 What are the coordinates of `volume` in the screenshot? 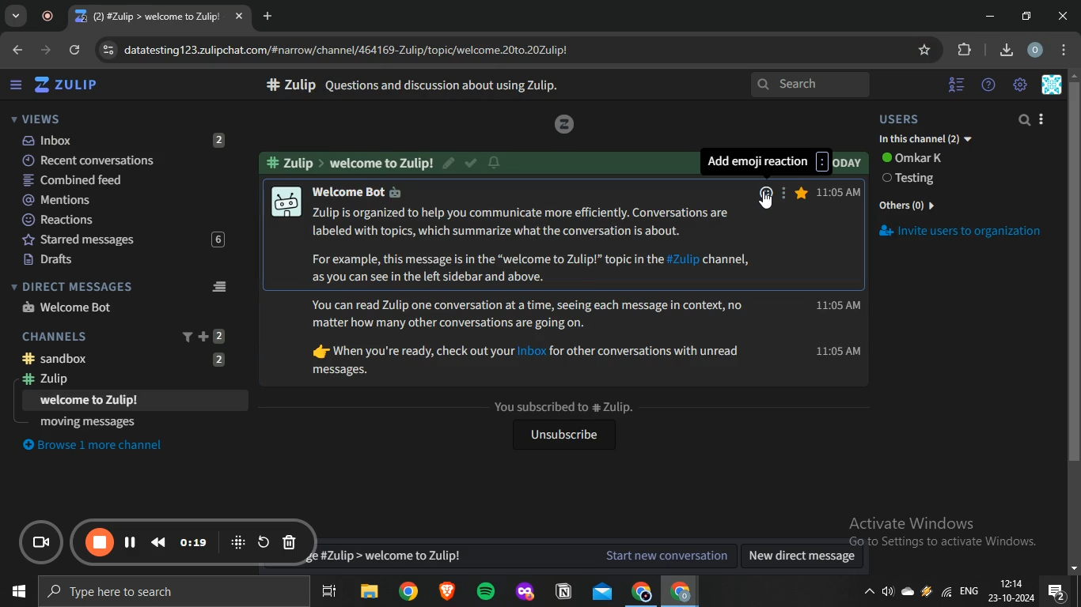 It's located at (889, 594).